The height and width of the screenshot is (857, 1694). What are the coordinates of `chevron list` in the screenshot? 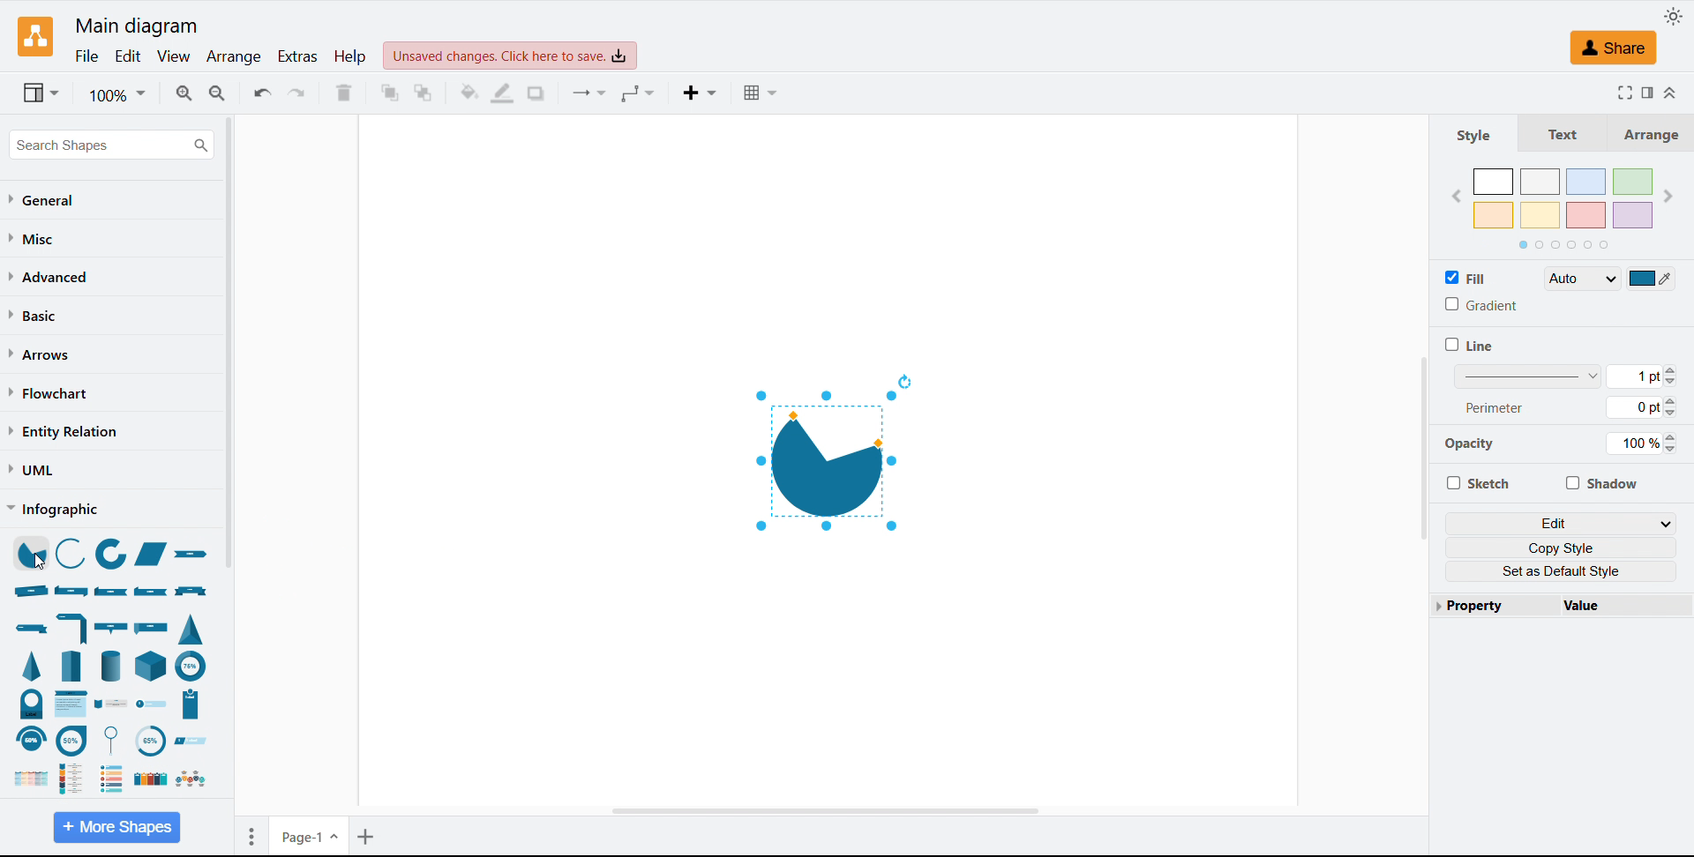 It's located at (69, 703).